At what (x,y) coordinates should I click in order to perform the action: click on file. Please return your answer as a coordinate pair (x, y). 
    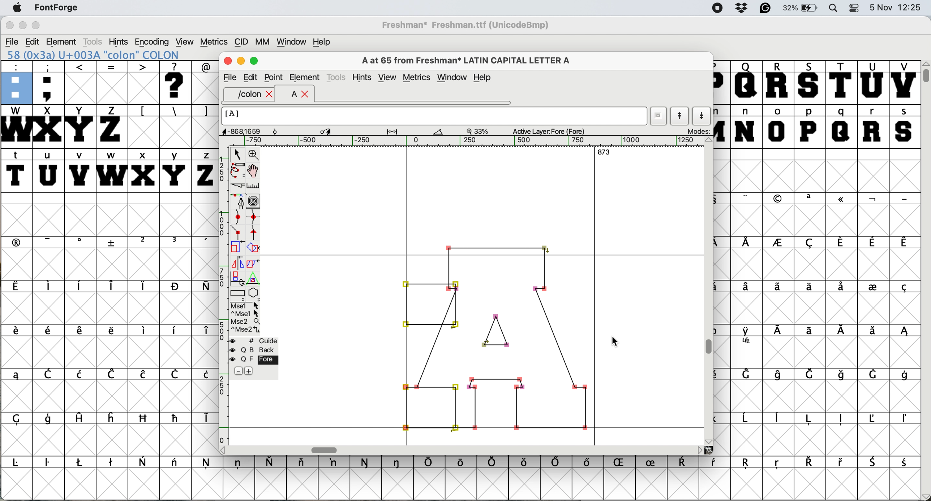
    Looking at the image, I should click on (11, 41).